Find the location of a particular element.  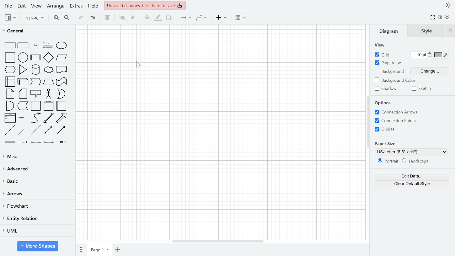

help is located at coordinates (93, 6).